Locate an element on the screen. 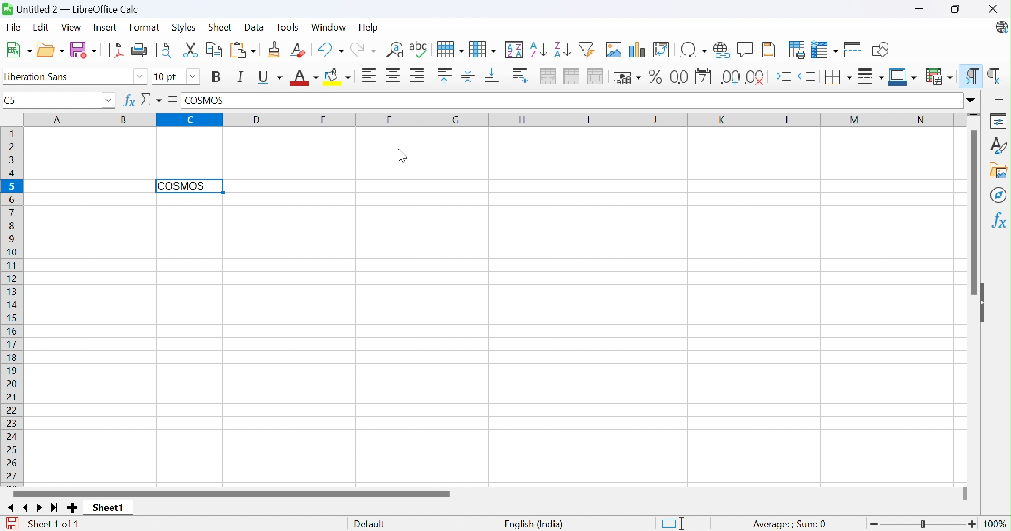 The width and height of the screenshot is (1011, 531). Font name is located at coordinates (67, 78).